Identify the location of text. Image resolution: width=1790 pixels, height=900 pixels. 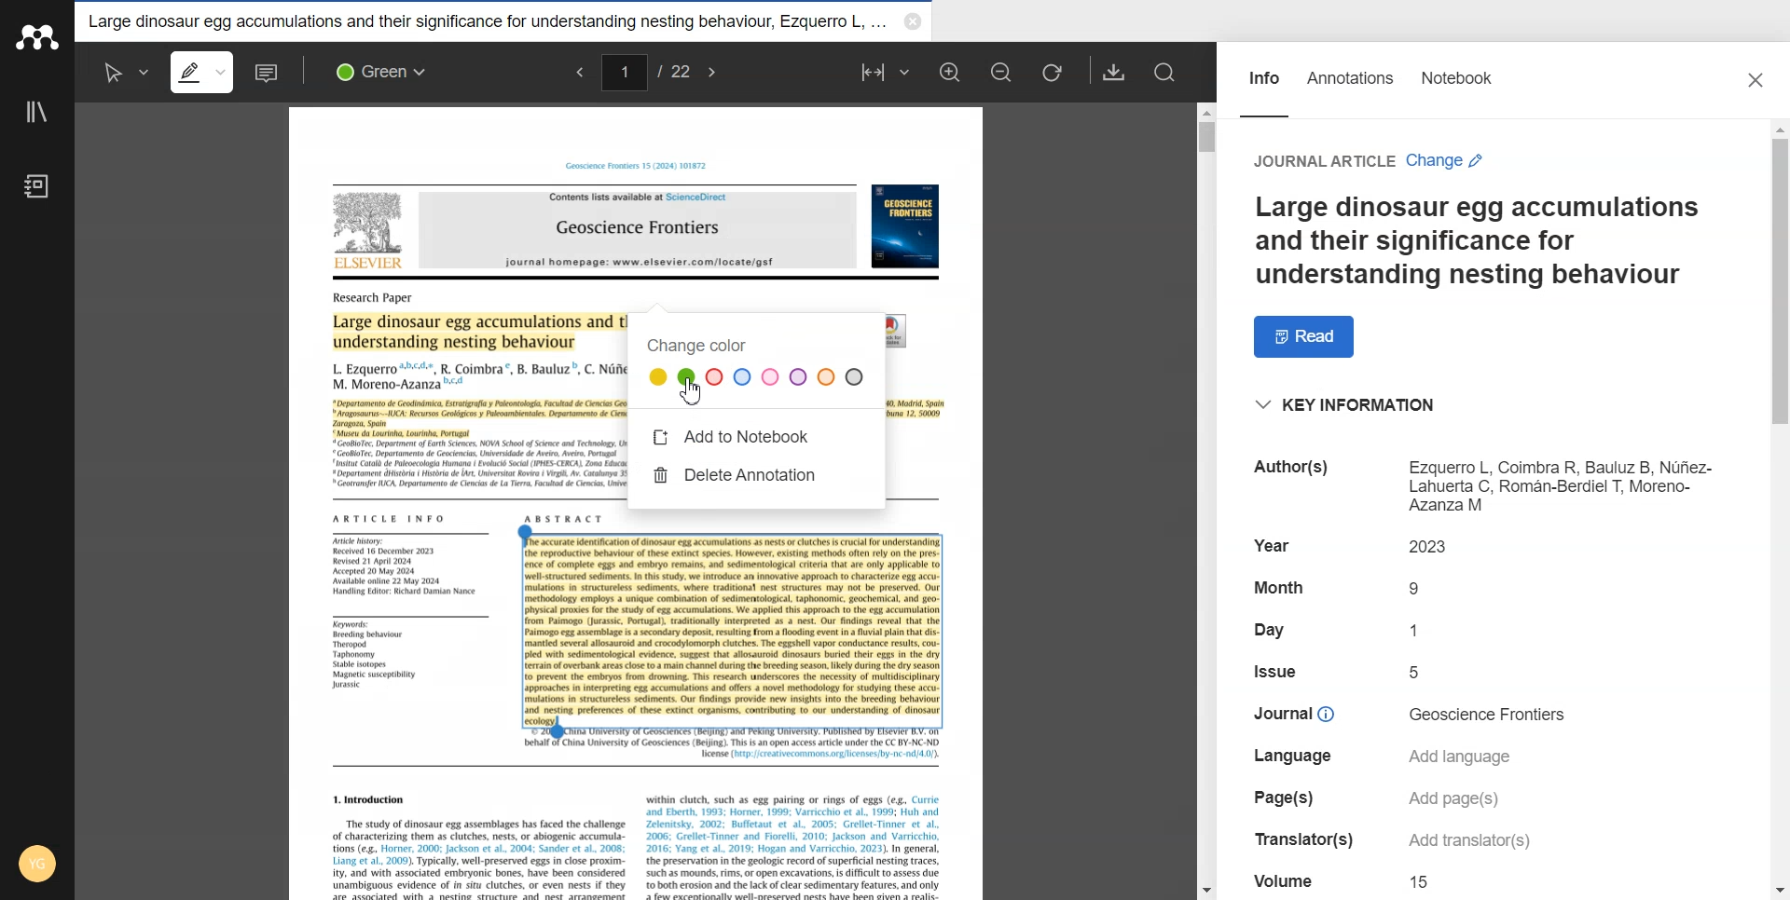
(1420, 589).